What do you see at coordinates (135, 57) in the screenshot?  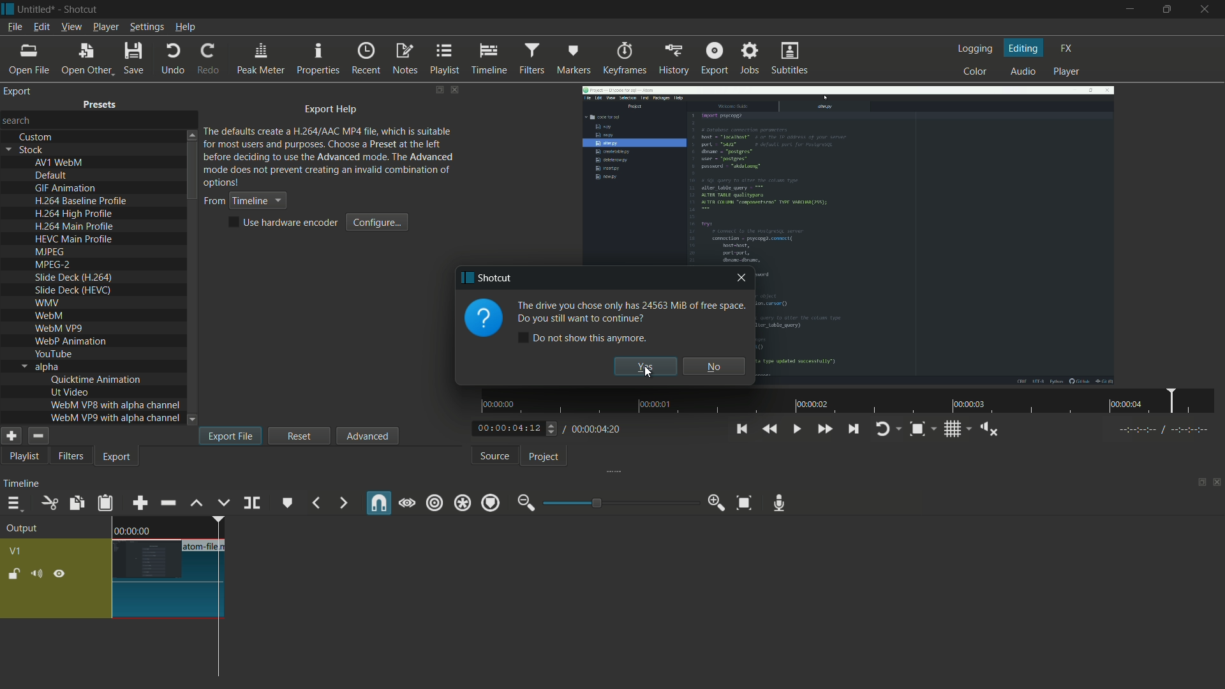 I see `save` at bounding box center [135, 57].